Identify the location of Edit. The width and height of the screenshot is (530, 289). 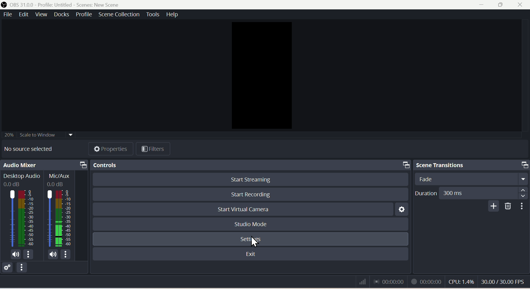
(23, 14).